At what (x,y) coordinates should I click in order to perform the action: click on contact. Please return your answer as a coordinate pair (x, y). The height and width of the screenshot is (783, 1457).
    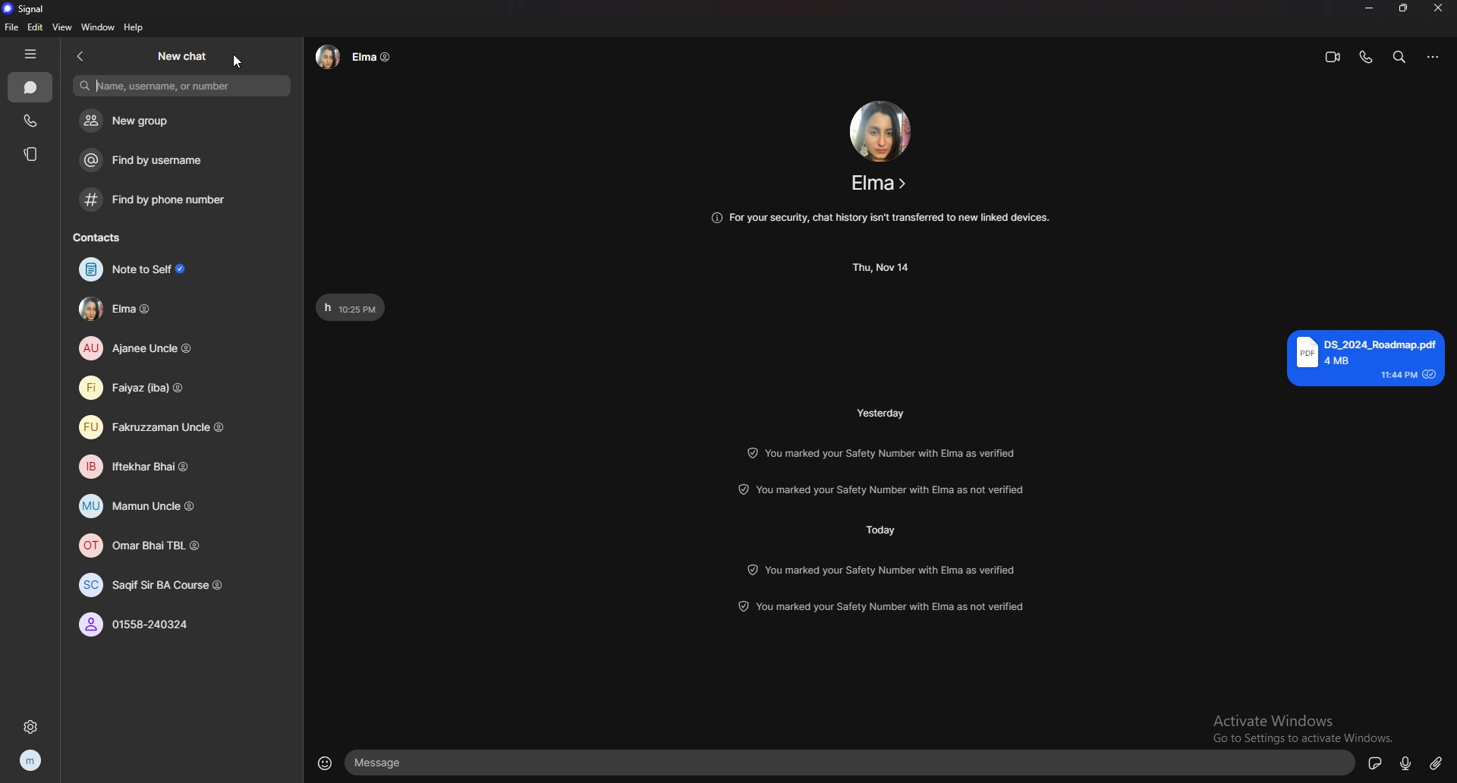
    Looking at the image, I should click on (143, 508).